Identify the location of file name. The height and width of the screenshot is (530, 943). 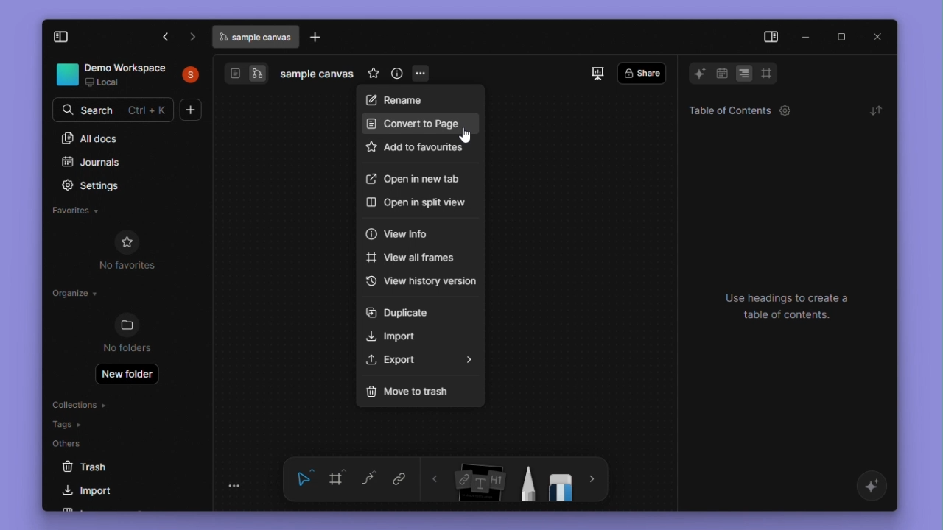
(256, 37).